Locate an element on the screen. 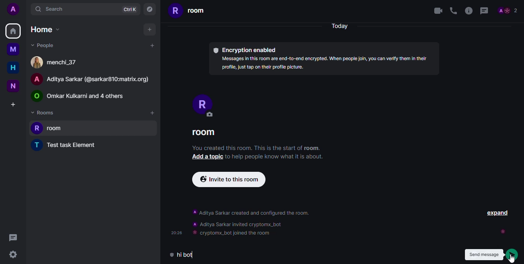 The height and width of the screenshot is (264, 524). home is located at coordinates (13, 31).